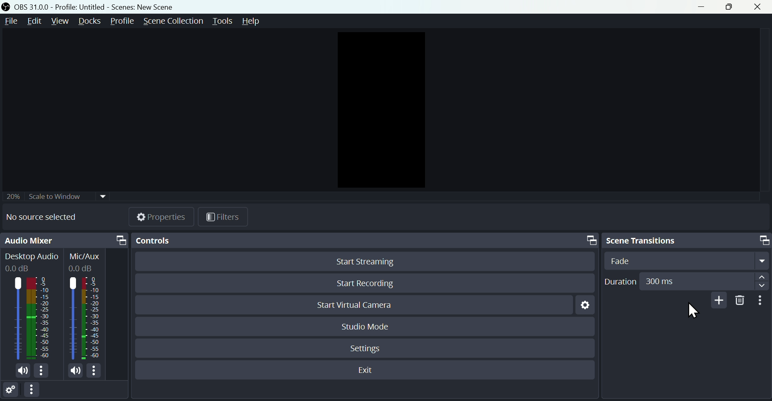 The height and width of the screenshot is (401, 772). What do you see at coordinates (685, 282) in the screenshot?
I see `Duration` at bounding box center [685, 282].